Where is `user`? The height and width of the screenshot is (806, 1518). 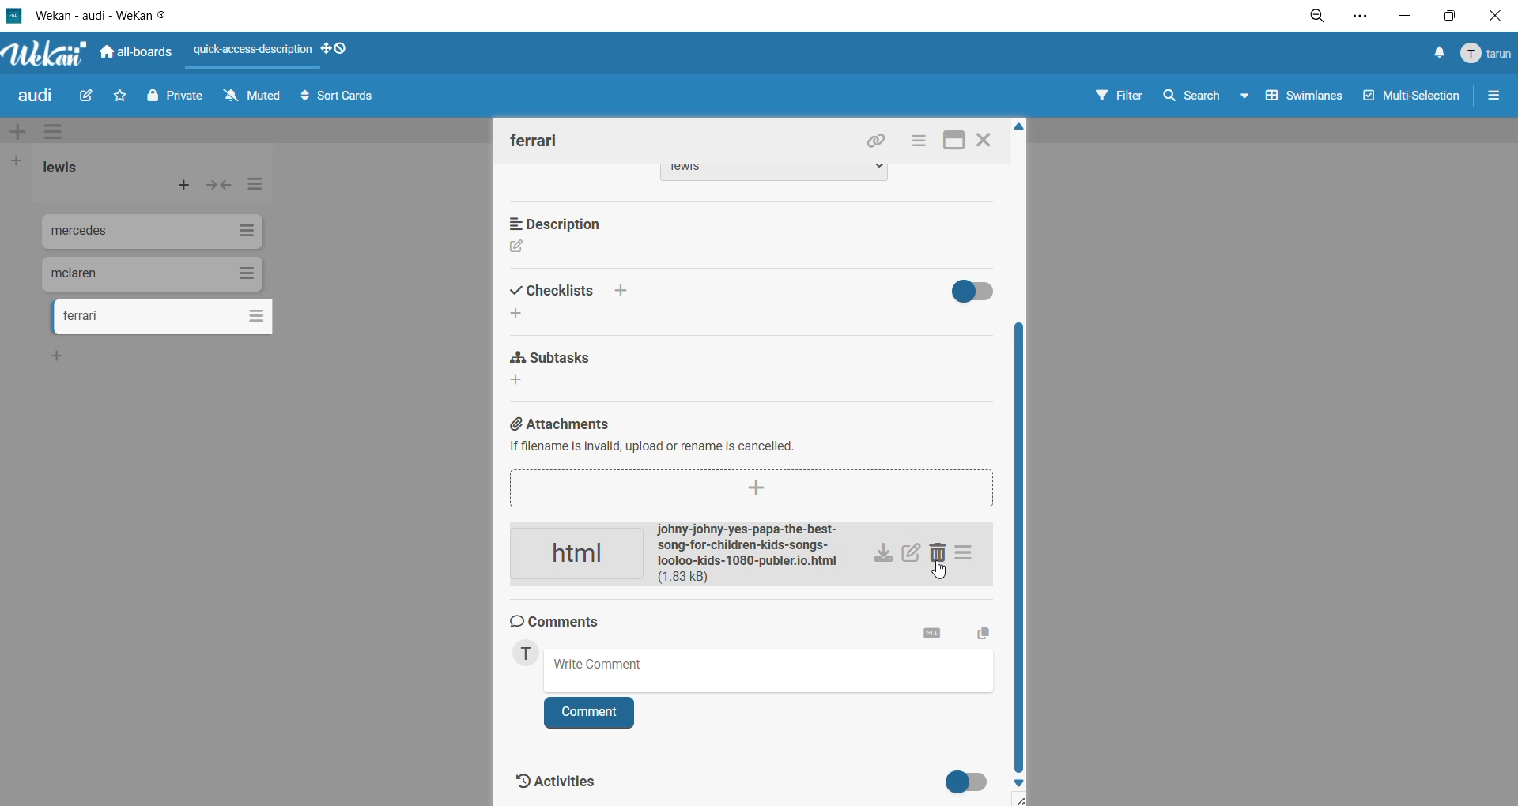
user is located at coordinates (530, 657).